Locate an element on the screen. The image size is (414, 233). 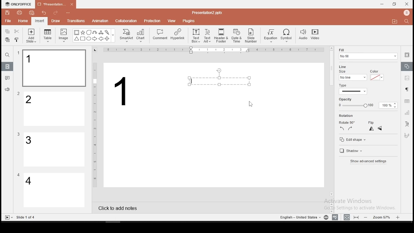
plugins is located at coordinates (189, 20).